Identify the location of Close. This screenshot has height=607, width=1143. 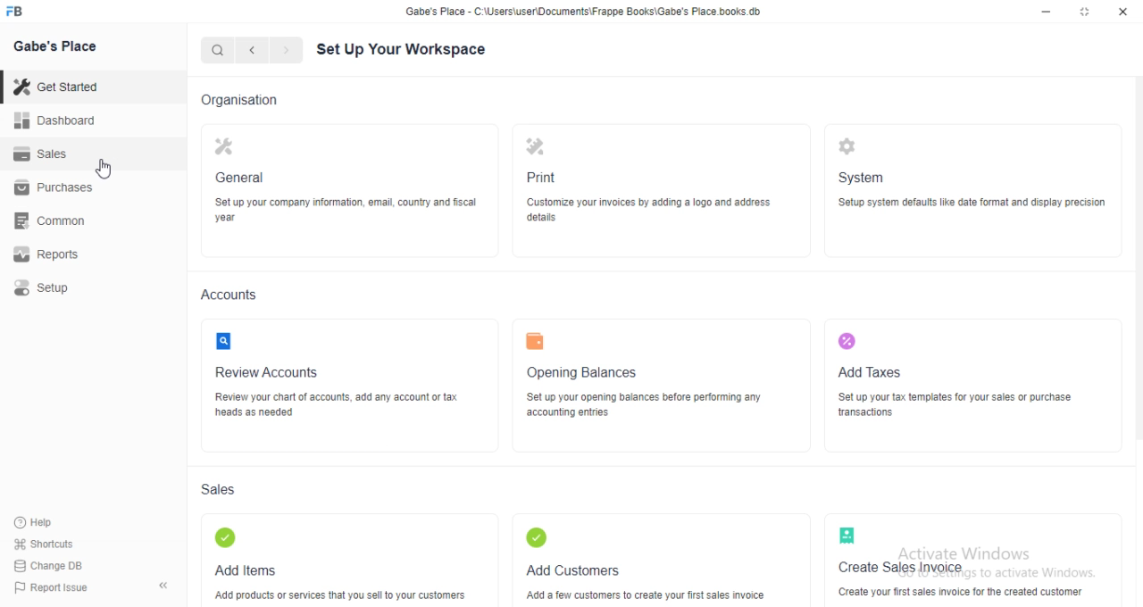
(1122, 12).